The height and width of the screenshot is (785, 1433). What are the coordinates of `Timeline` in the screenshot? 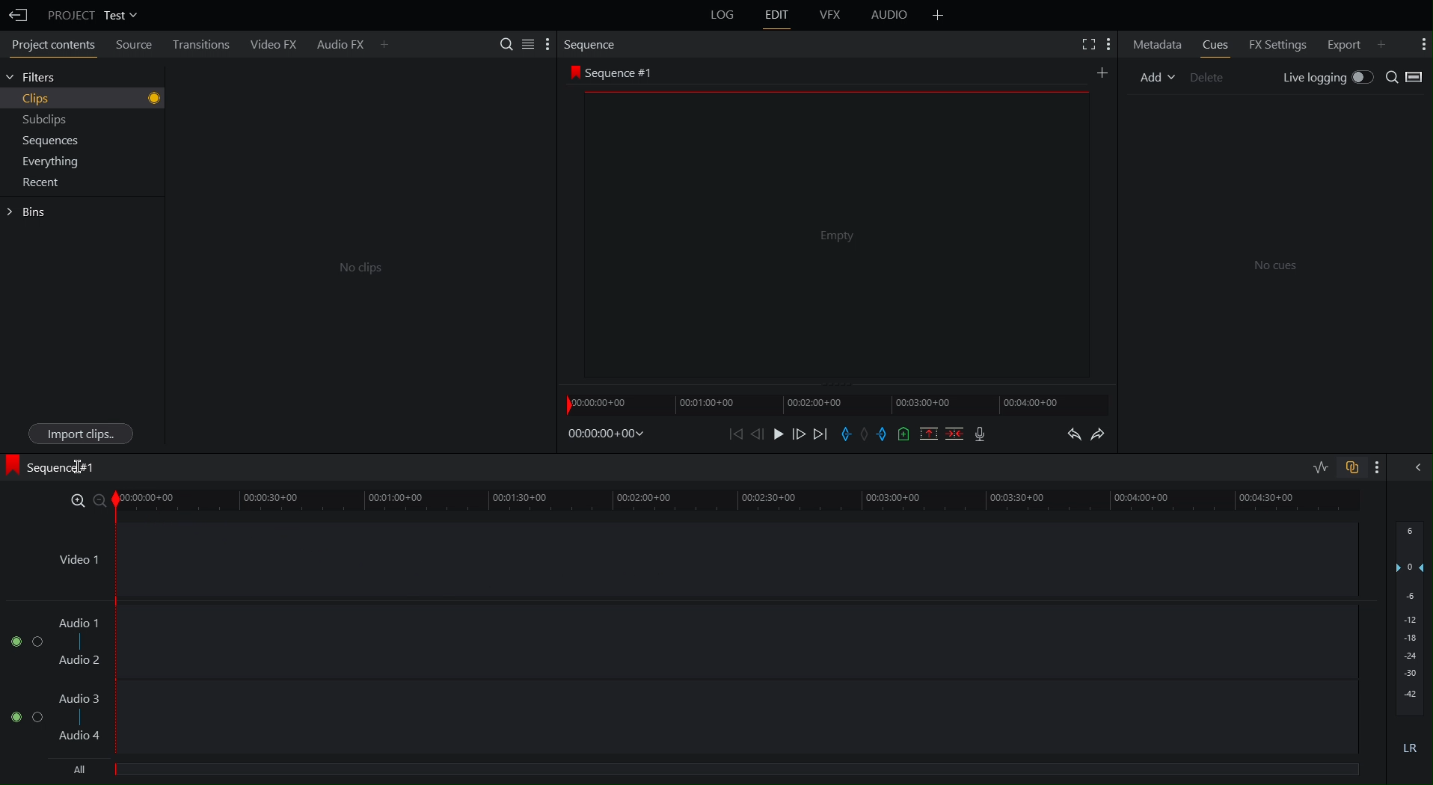 It's located at (838, 401).